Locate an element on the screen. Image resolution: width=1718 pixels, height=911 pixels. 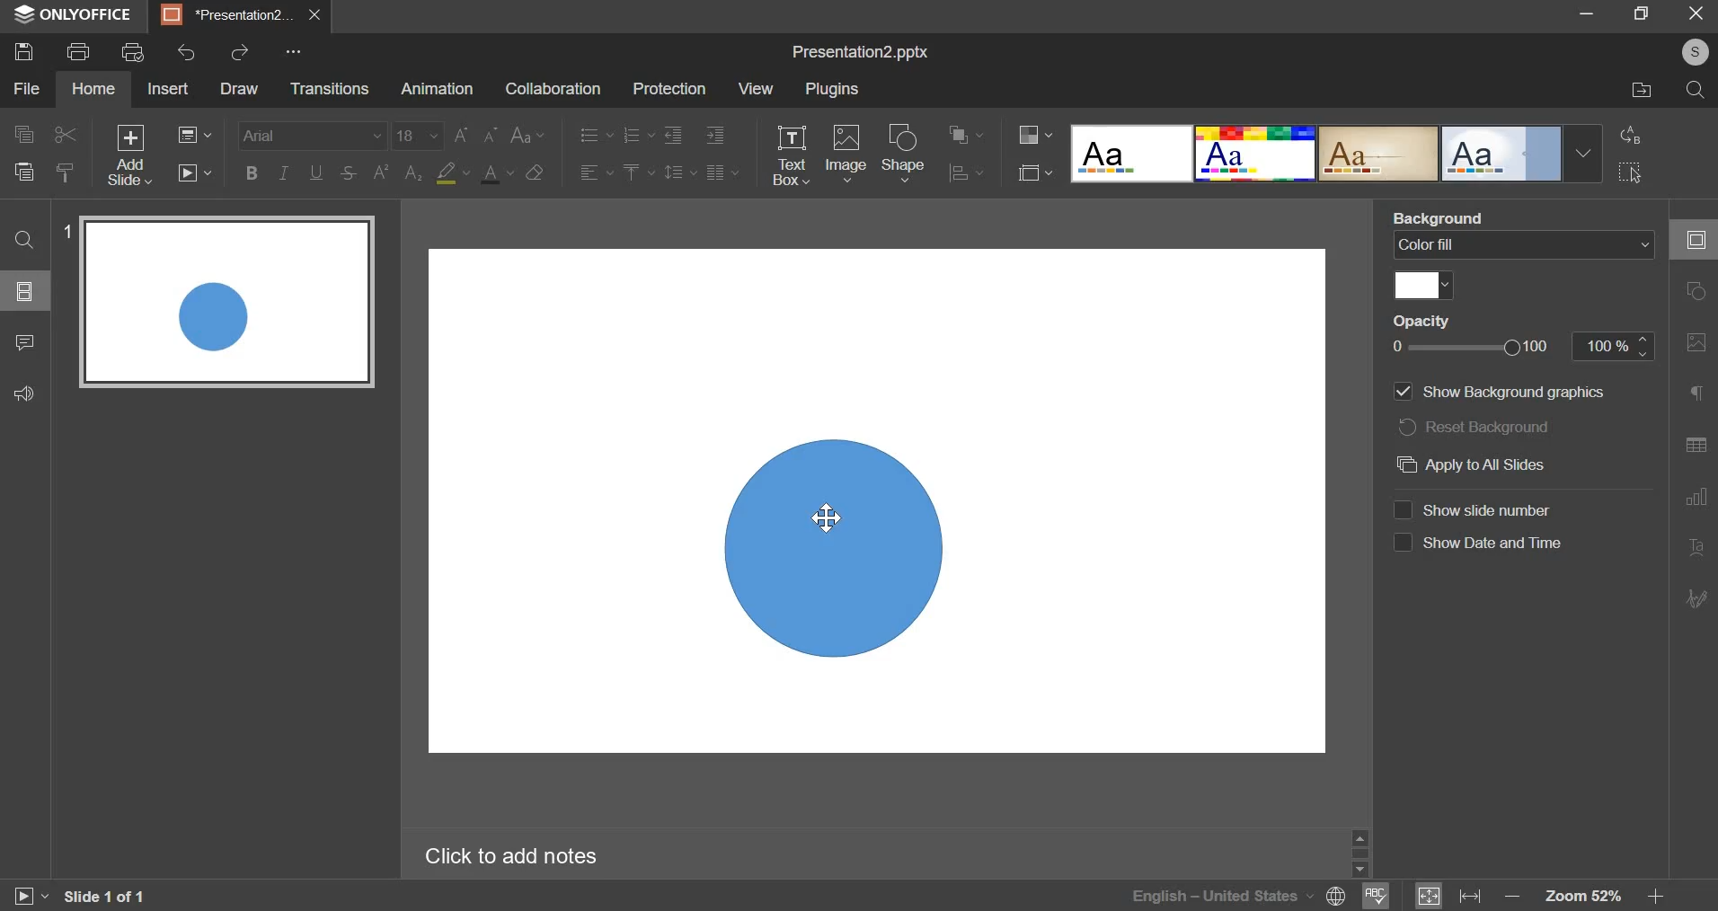
font is located at coordinates (311, 136).